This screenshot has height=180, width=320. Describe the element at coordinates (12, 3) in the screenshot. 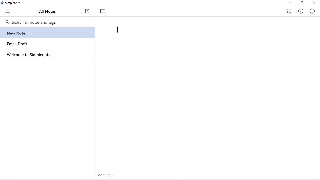

I see `Simplenote` at that location.